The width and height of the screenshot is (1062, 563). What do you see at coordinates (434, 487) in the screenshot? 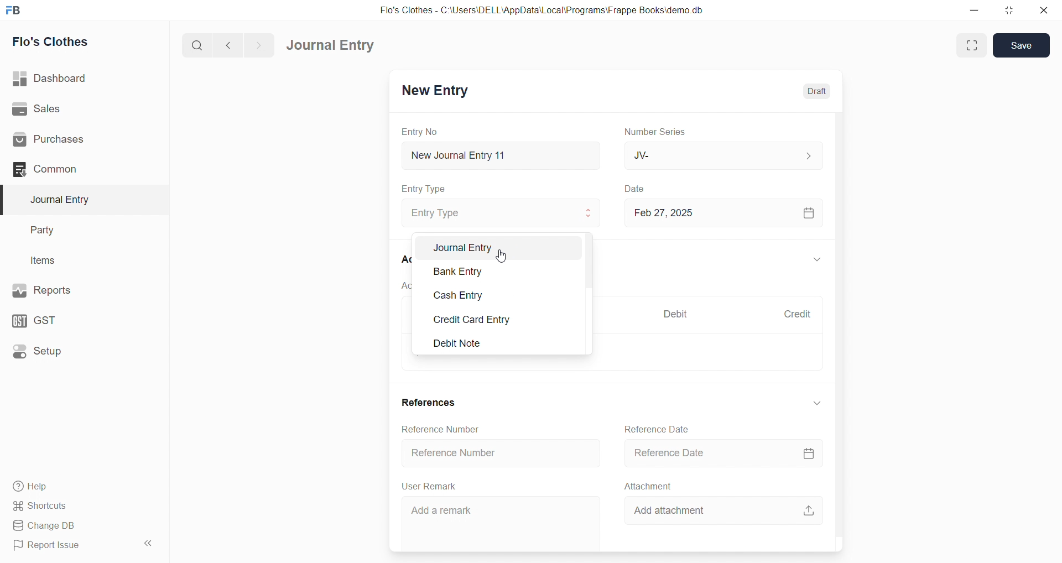
I see `User Remark` at bounding box center [434, 487].